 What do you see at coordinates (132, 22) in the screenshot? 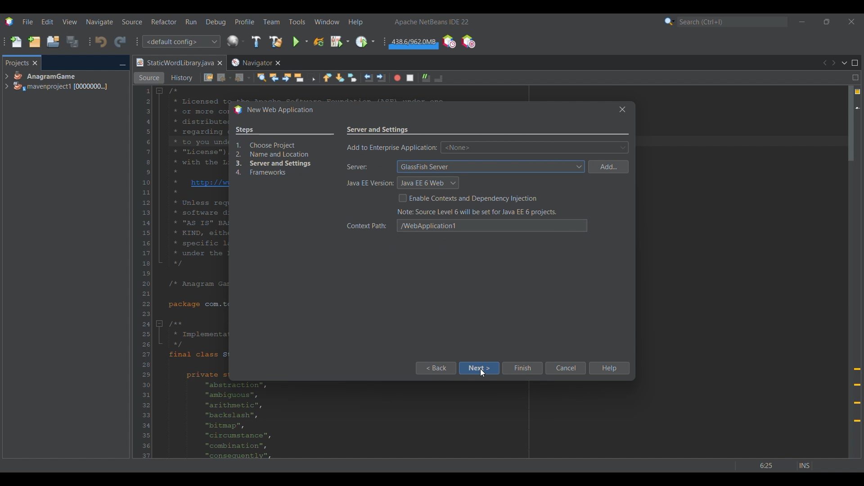
I see `Source menu` at bounding box center [132, 22].